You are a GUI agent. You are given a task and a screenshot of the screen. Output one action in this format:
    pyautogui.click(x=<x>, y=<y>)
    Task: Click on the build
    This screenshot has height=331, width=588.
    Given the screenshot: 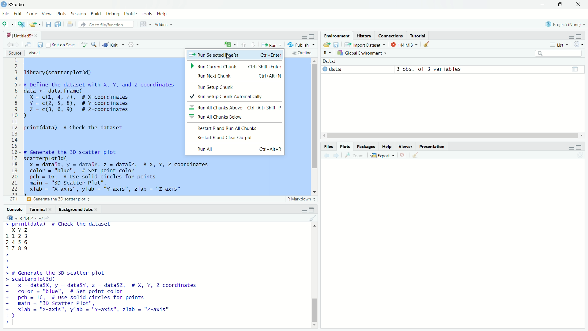 What is the action you would take?
    pyautogui.click(x=97, y=14)
    